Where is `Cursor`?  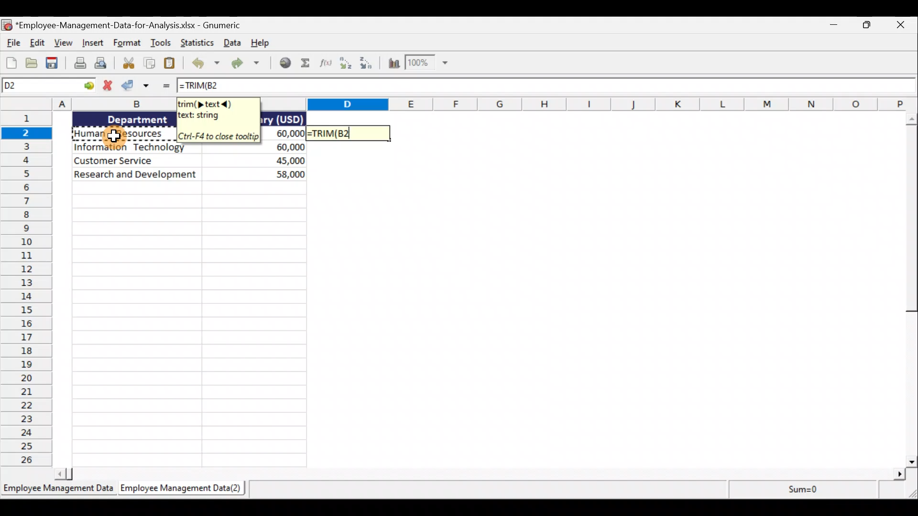 Cursor is located at coordinates (116, 138).